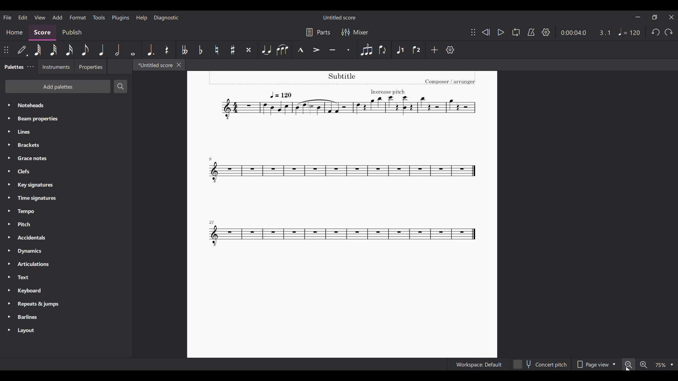  Describe the element at coordinates (179, 65) in the screenshot. I see `Close tab` at that location.